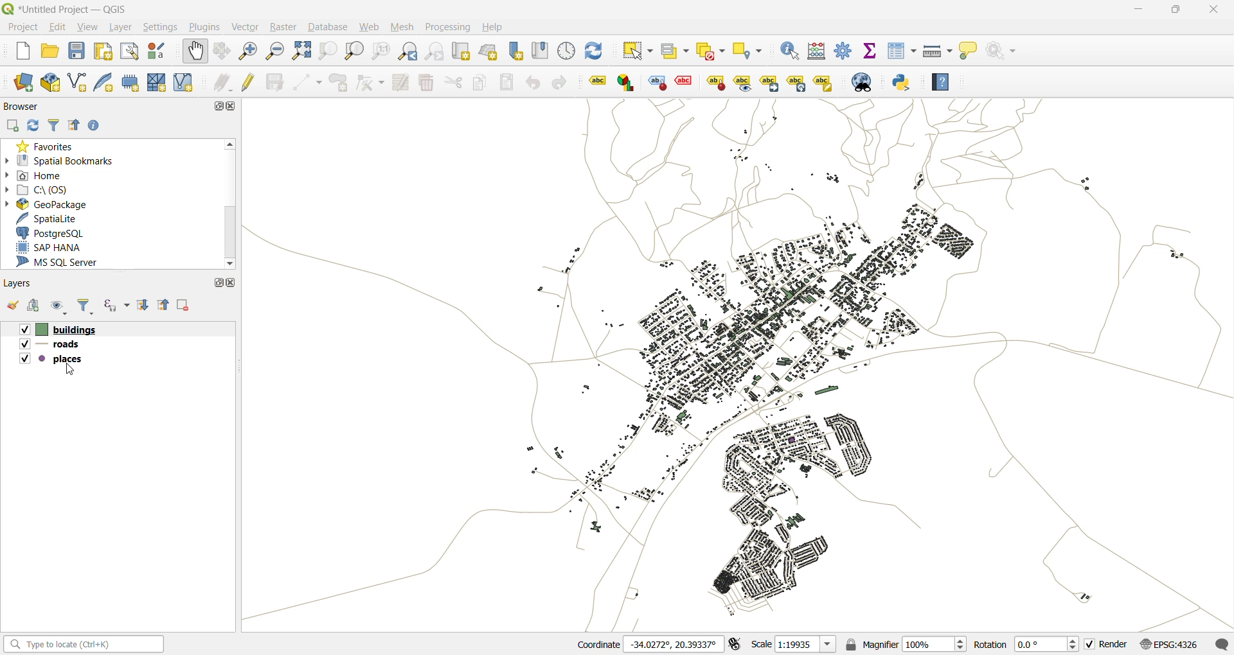 This screenshot has height=655, width=1234. I want to click on zoom selection, so click(328, 51).